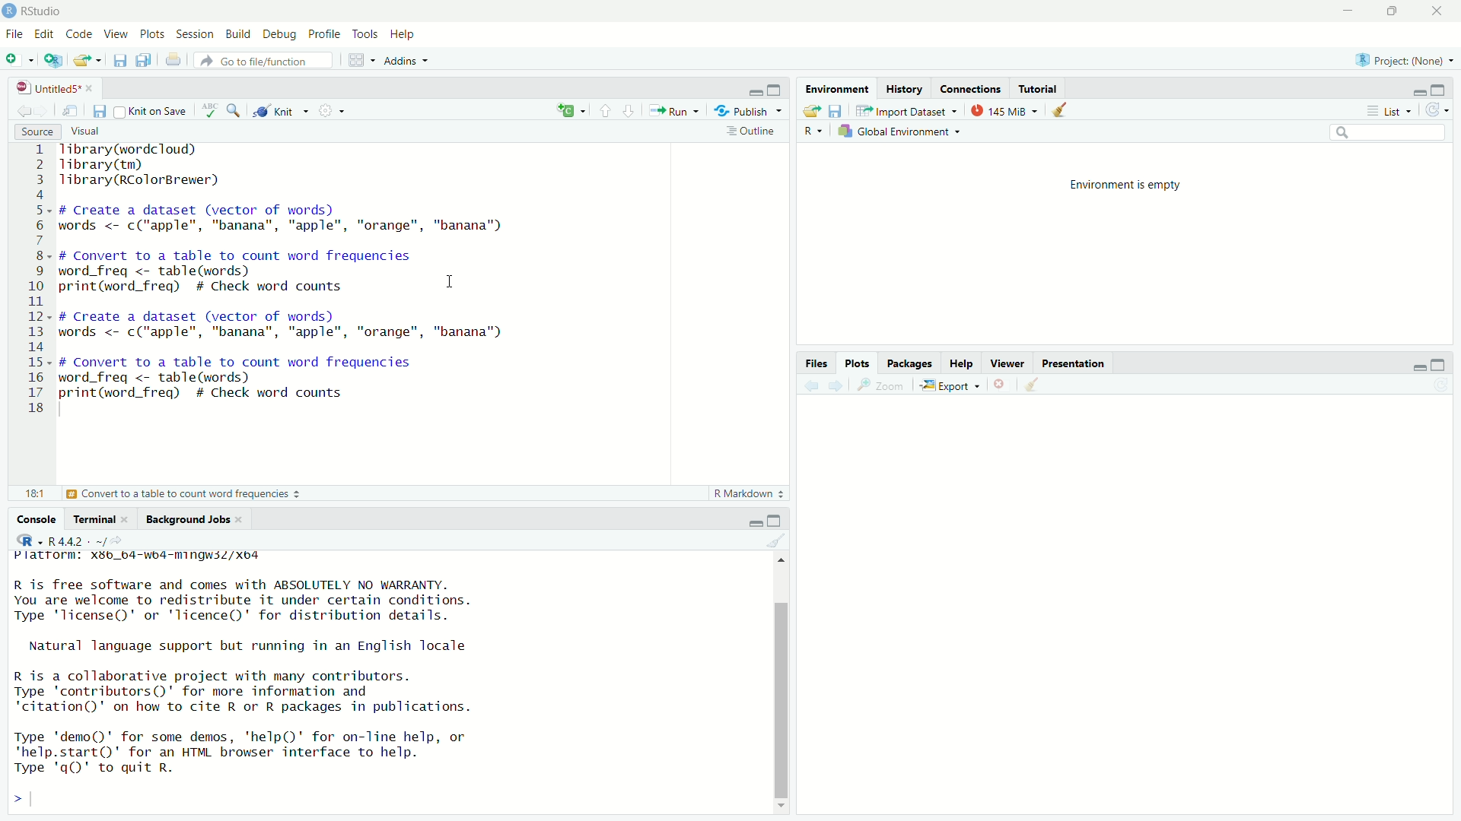 The width and height of the screenshot is (1461, 821). I want to click on Check Spelling, so click(208, 112).